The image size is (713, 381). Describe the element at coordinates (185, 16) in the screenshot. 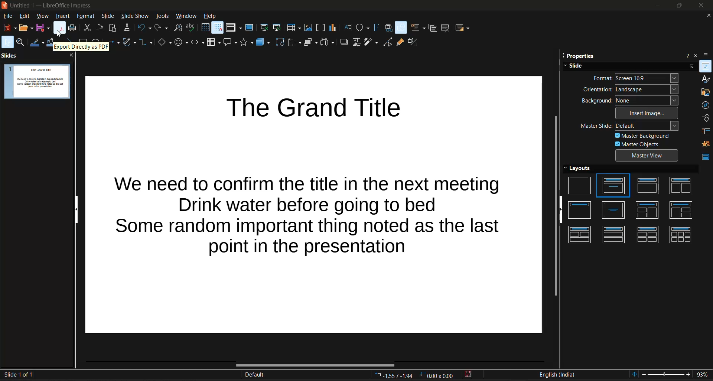

I see `window` at that location.